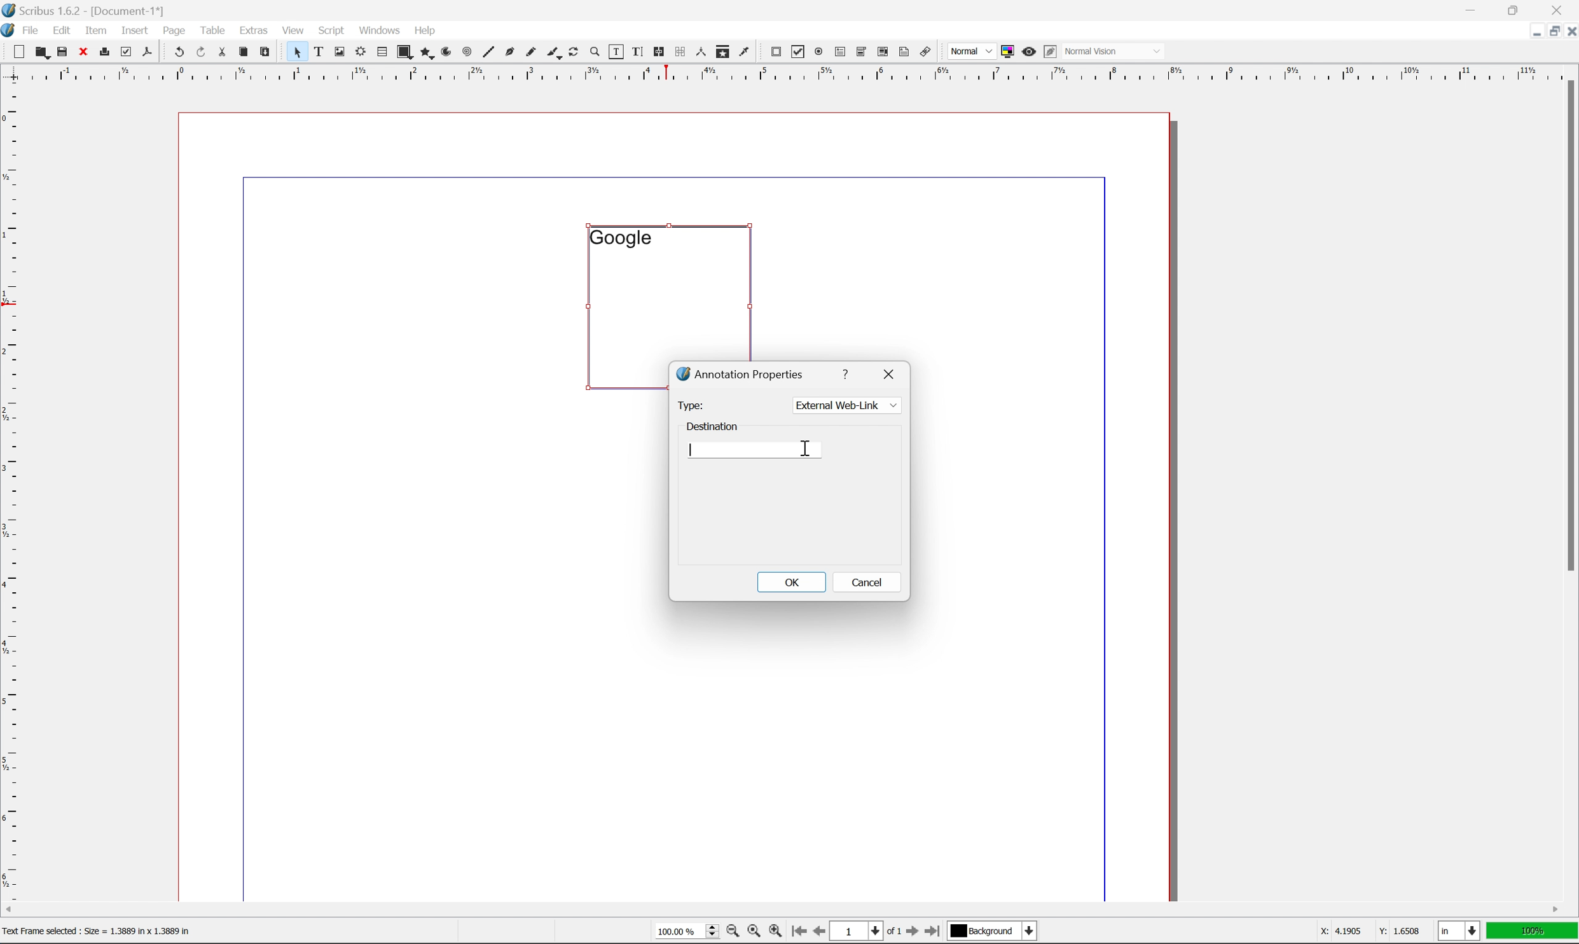 The width and height of the screenshot is (1579, 944). What do you see at coordinates (148, 52) in the screenshot?
I see `save as pdf` at bounding box center [148, 52].